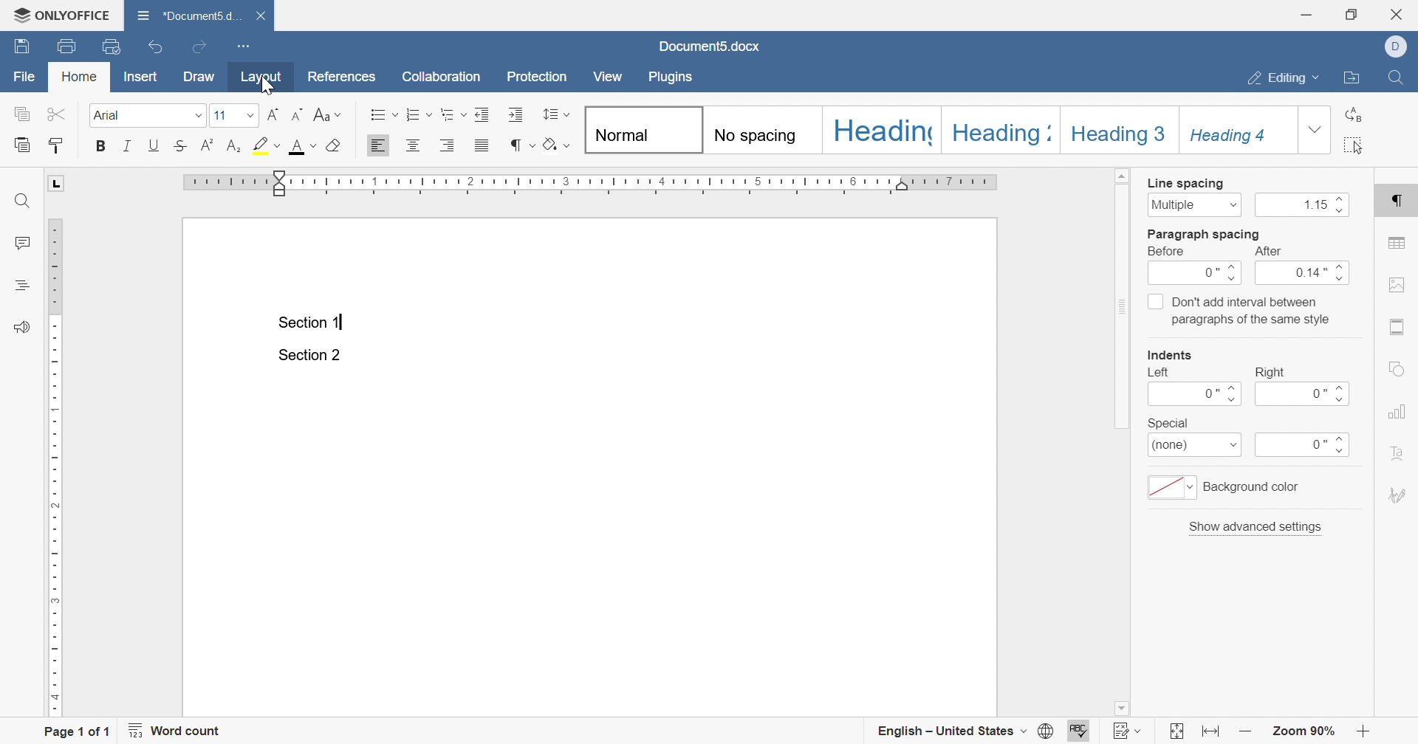 This screenshot has width=1418, height=744. I want to click on headings, so click(20, 286).